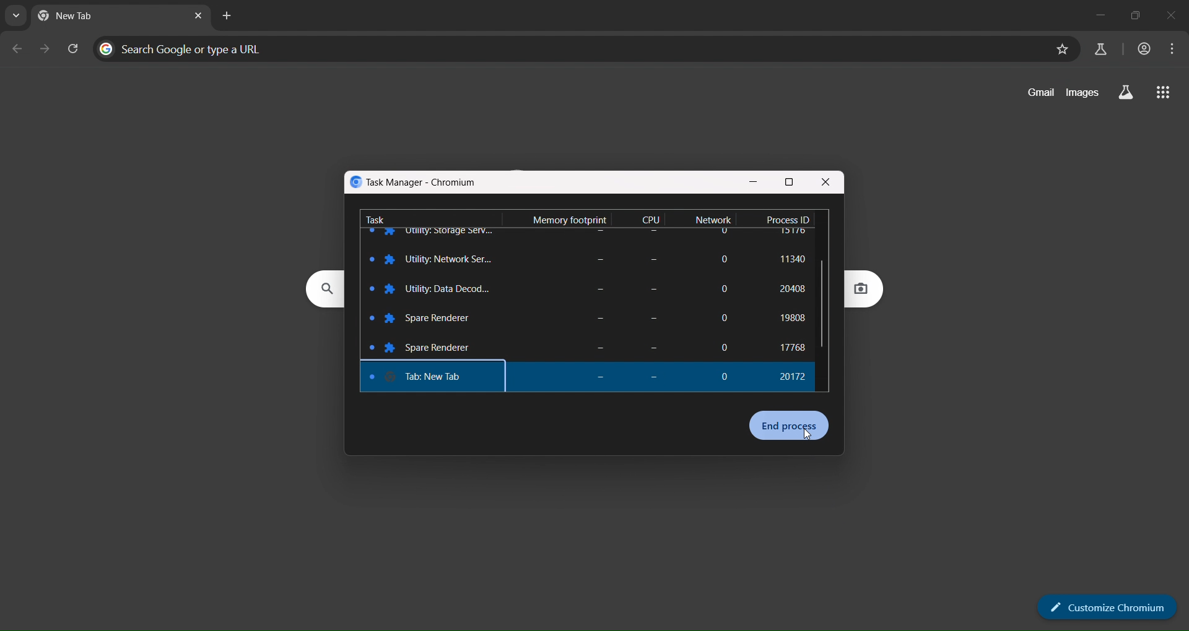  What do you see at coordinates (647, 285) in the screenshot?
I see `03` at bounding box center [647, 285].